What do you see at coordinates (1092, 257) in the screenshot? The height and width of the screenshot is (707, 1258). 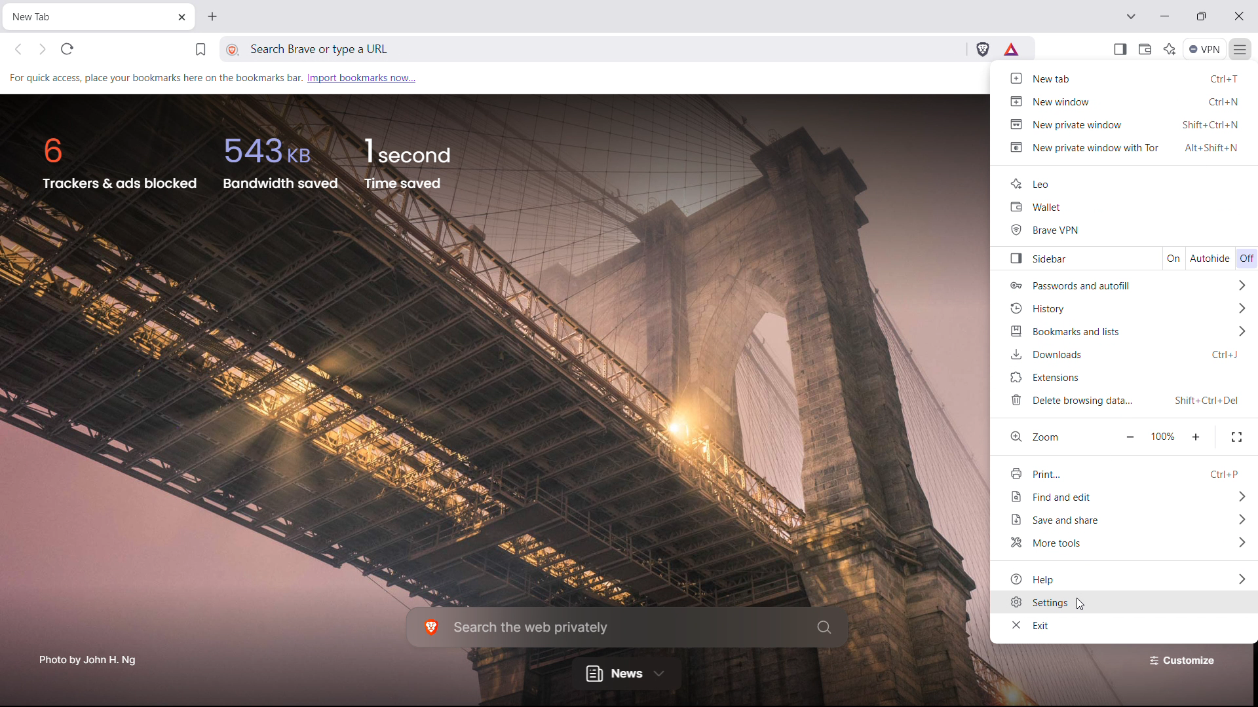 I see `sidebar toggle` at bounding box center [1092, 257].